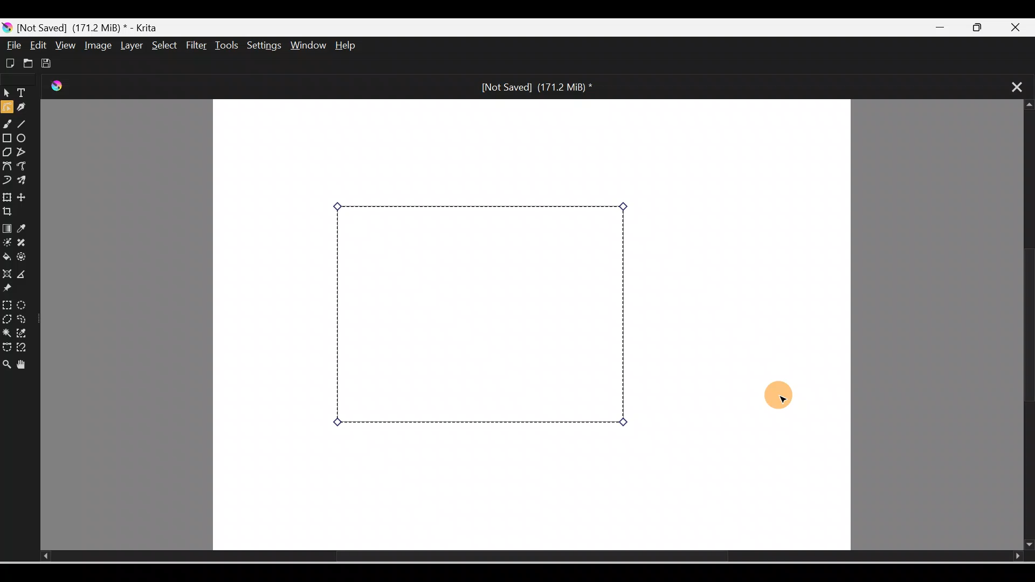  I want to click on Bezier curve selection tool, so click(6, 344).